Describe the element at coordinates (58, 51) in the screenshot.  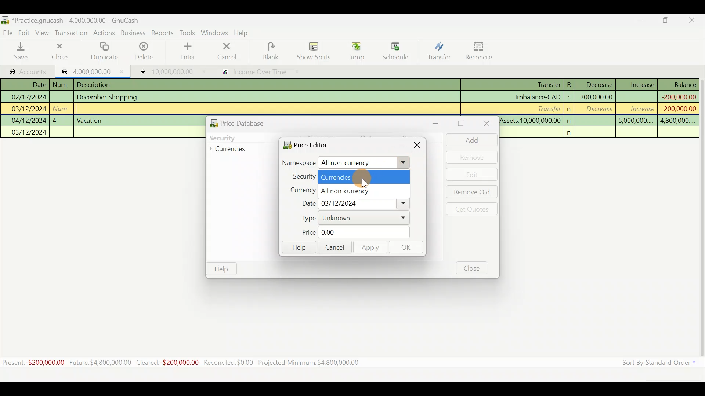
I see `Close` at that location.